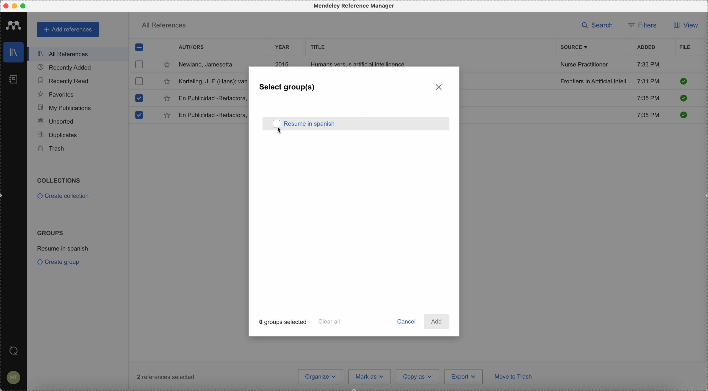 The height and width of the screenshot is (391, 708). What do you see at coordinates (164, 26) in the screenshot?
I see `all references` at bounding box center [164, 26].